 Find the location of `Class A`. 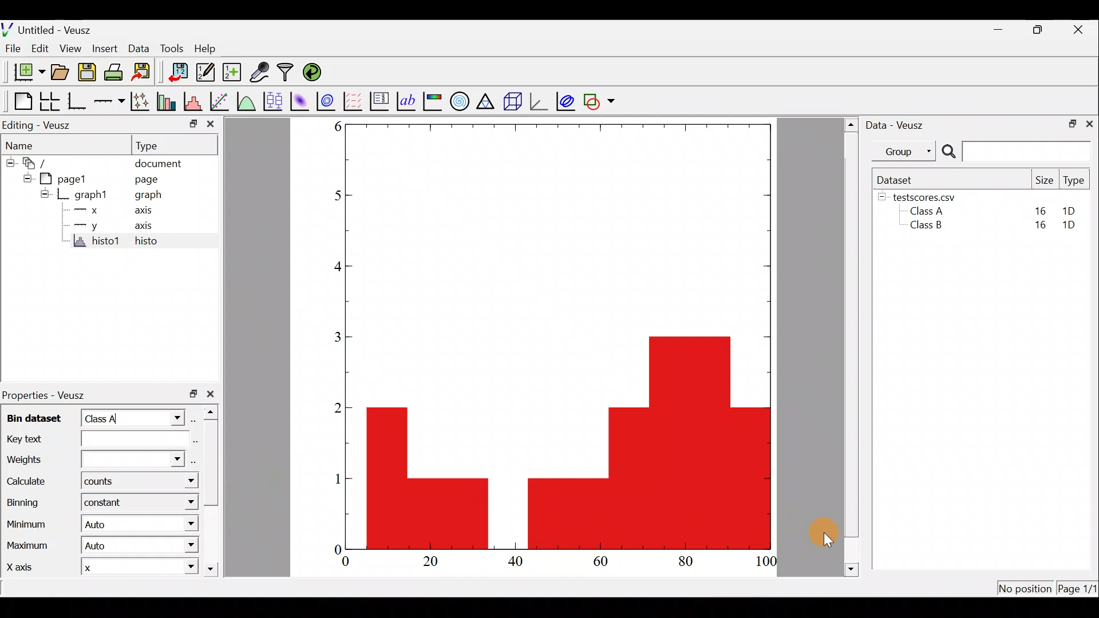

Class A is located at coordinates (104, 420).